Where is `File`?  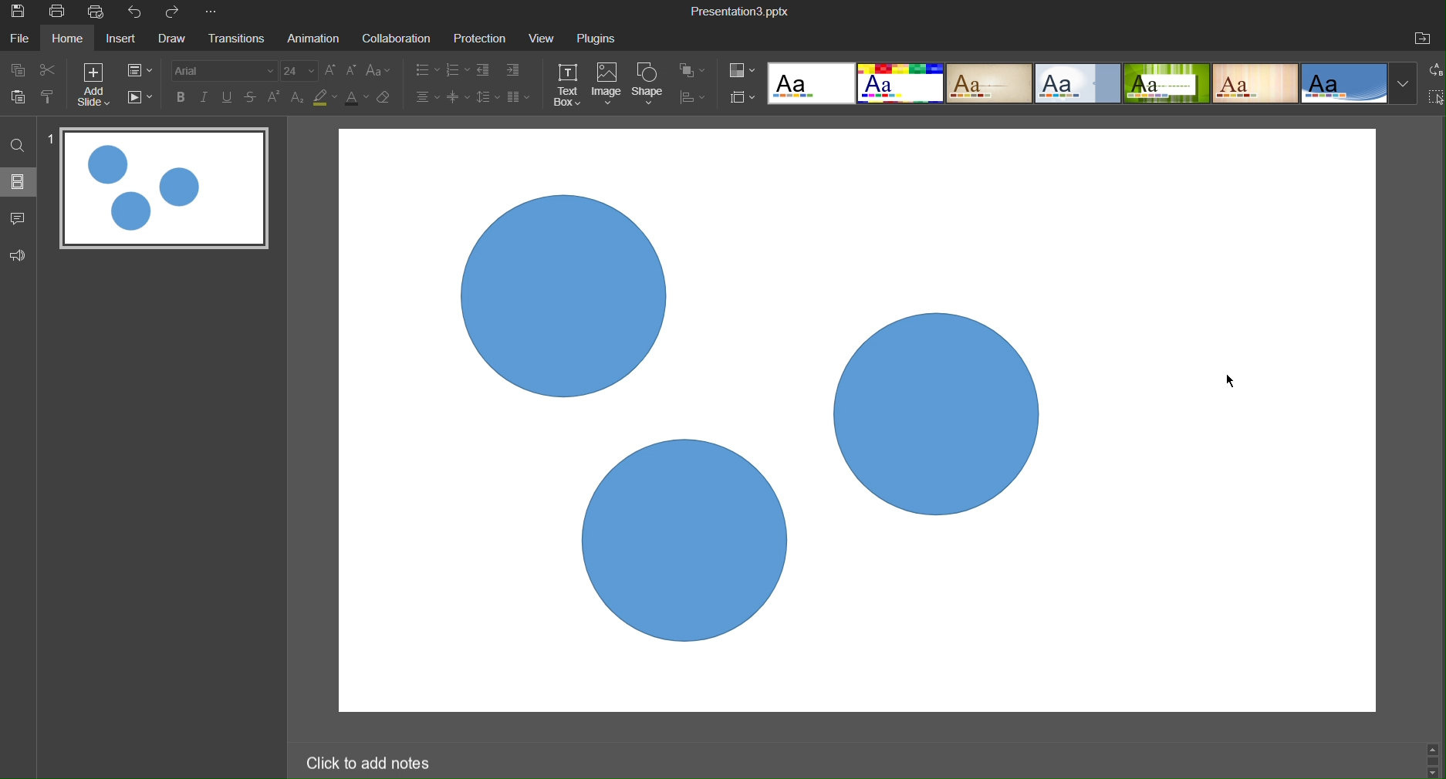
File is located at coordinates (21, 41).